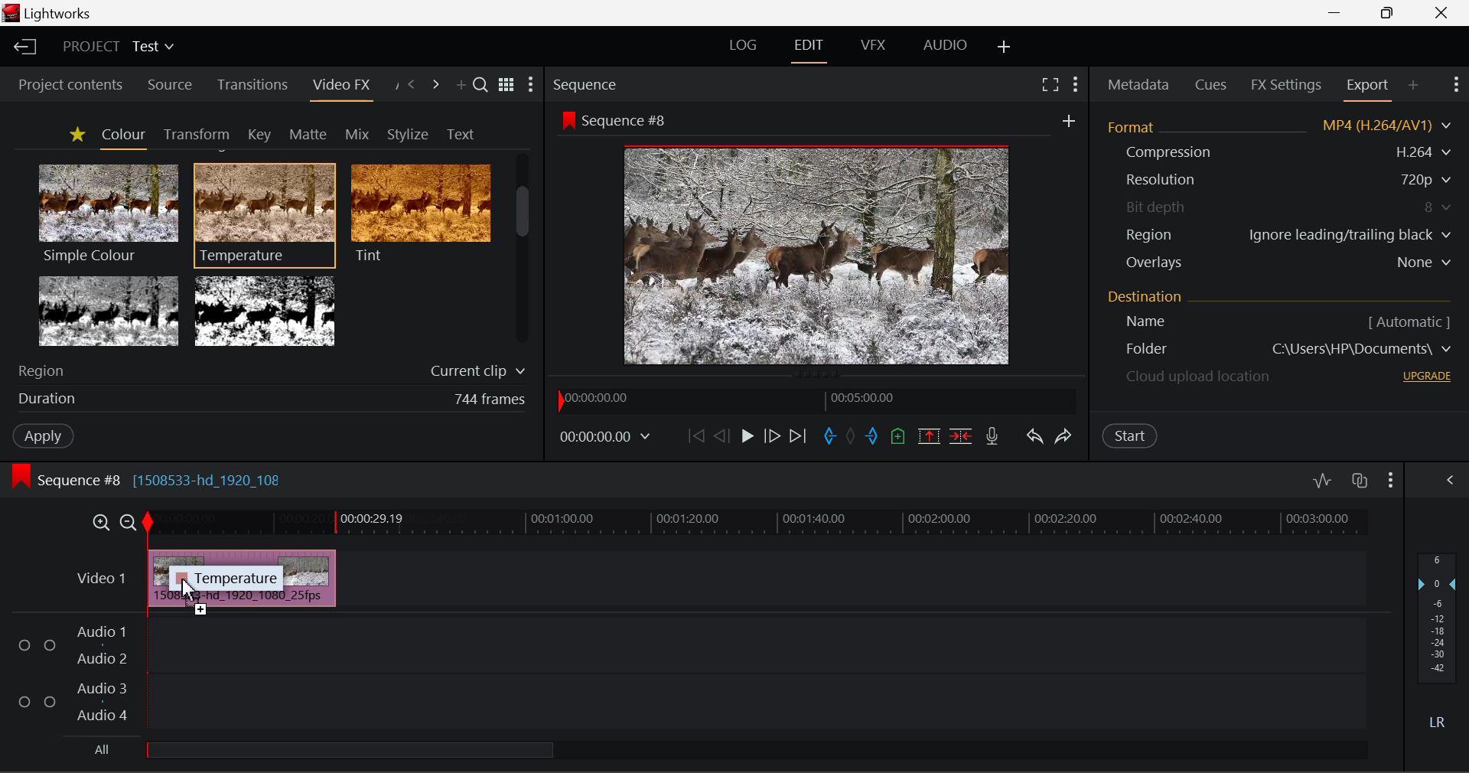 Image resolution: width=1469 pixels, height=773 pixels. I want to click on Timeline Zoom In, so click(103, 521).